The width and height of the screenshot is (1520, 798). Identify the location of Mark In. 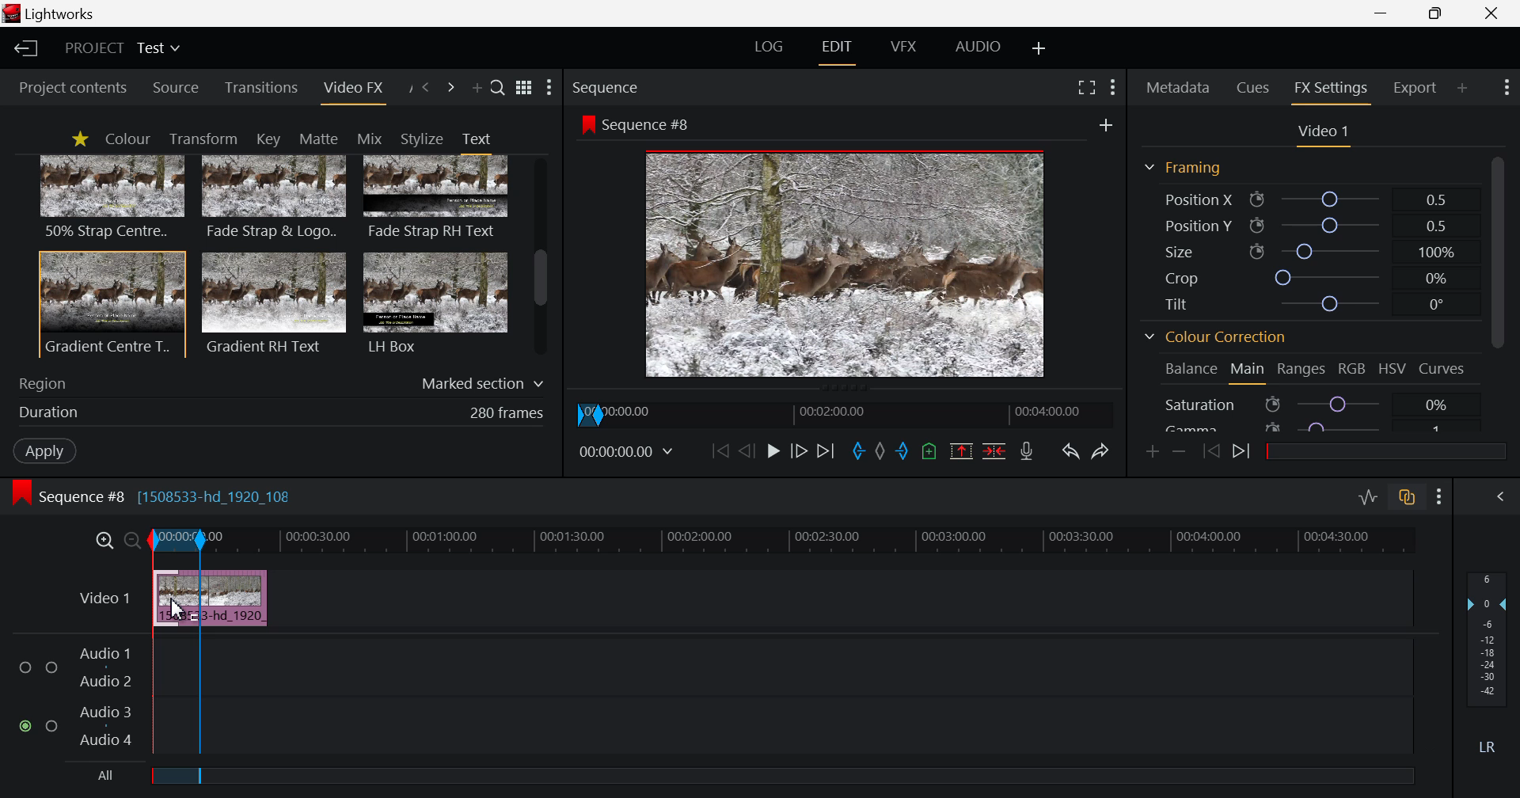
(856, 450).